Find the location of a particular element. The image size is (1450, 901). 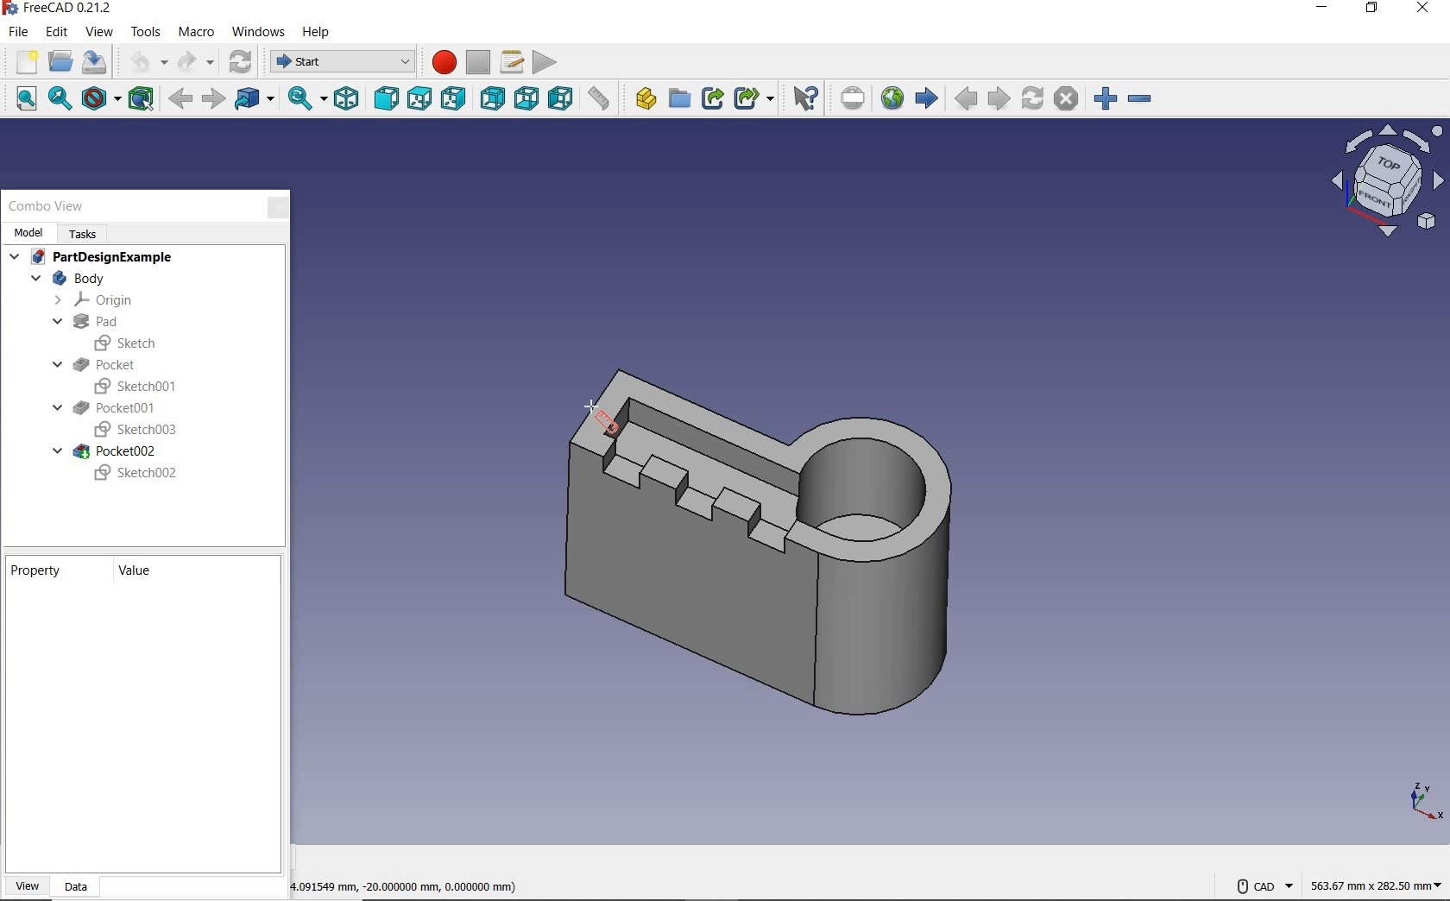

BODY is located at coordinates (66, 279).